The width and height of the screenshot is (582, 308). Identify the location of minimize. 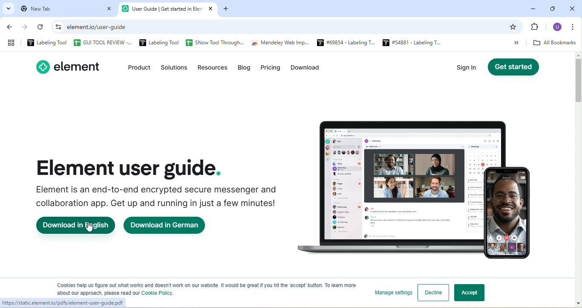
(534, 7).